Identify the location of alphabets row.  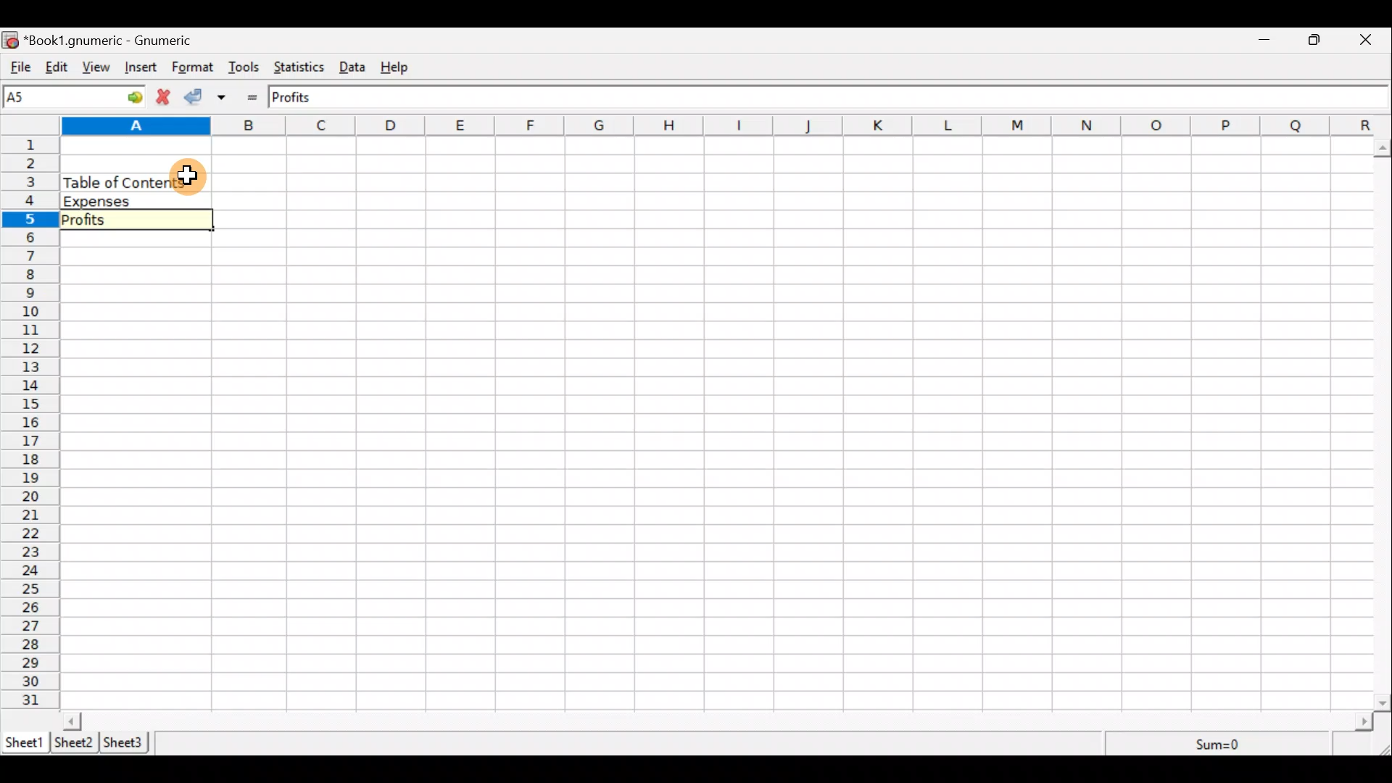
(705, 128).